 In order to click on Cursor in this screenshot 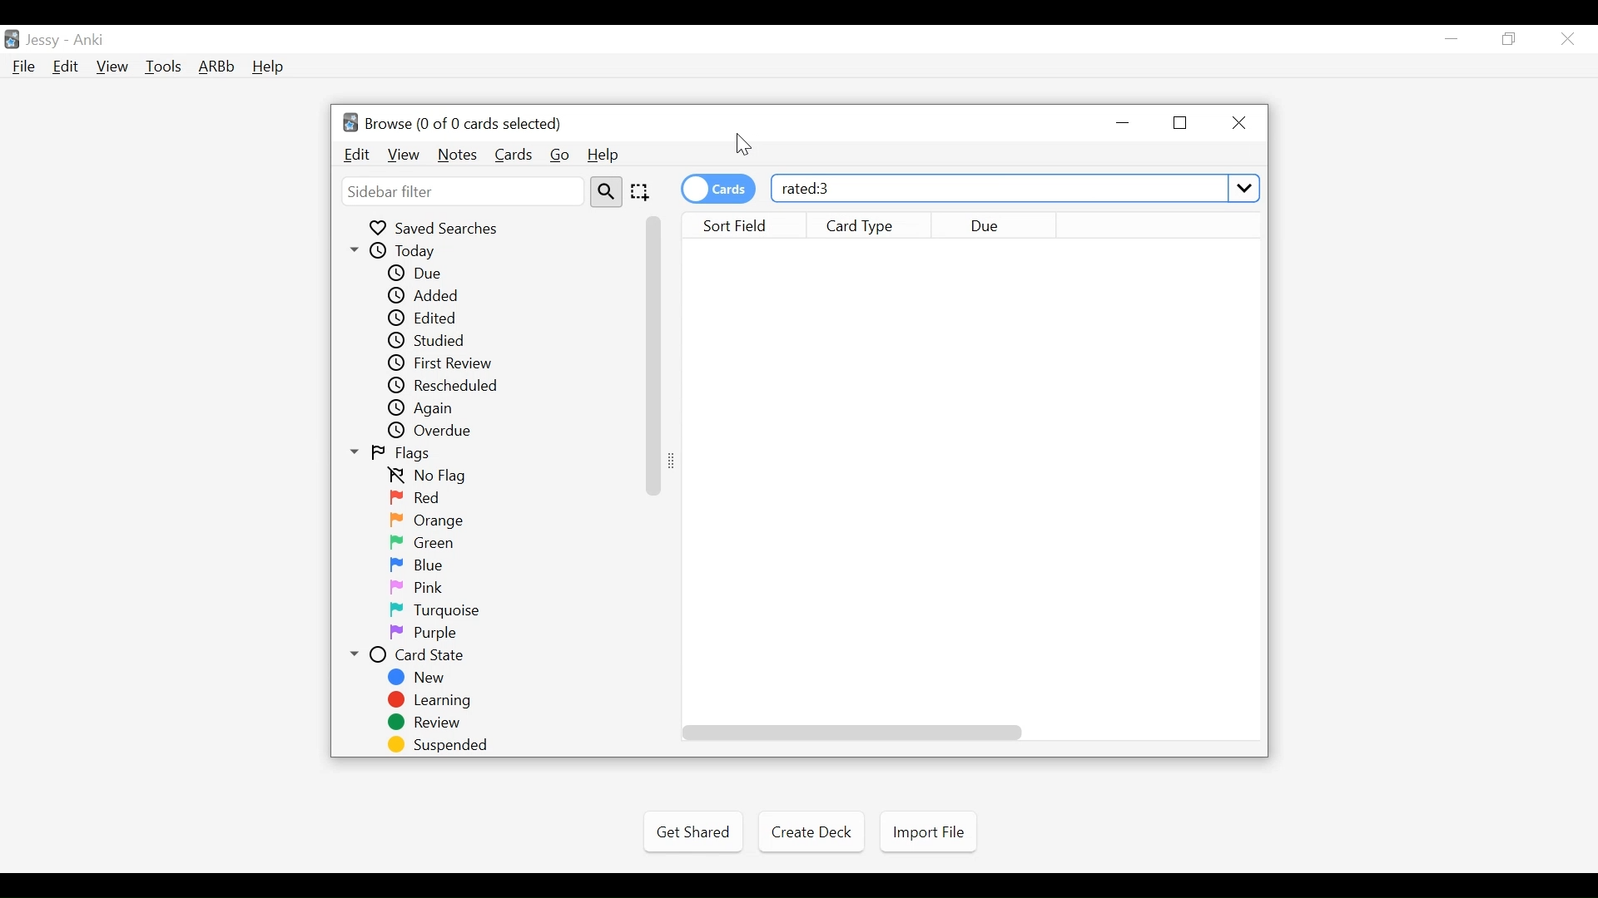, I will do `click(743, 147)`.